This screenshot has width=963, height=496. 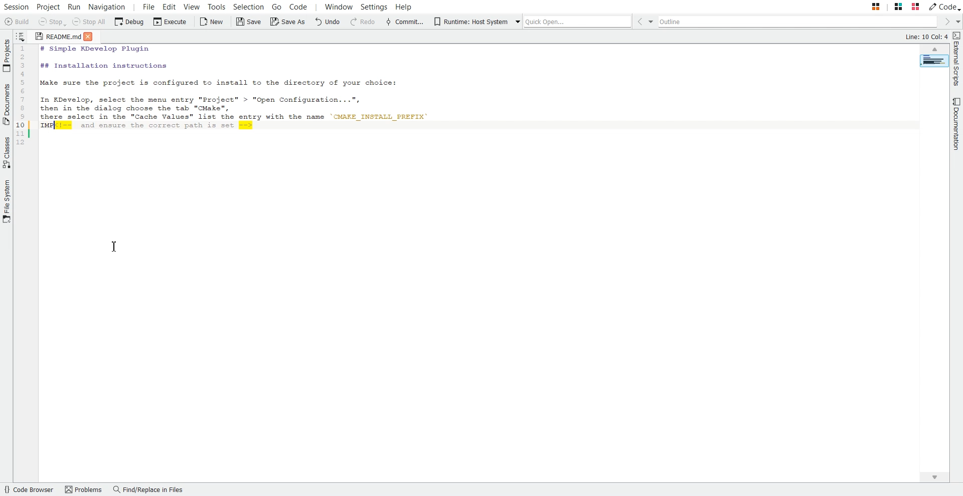 I want to click on then in the dialog choose the tab "CMake",, so click(x=141, y=108).